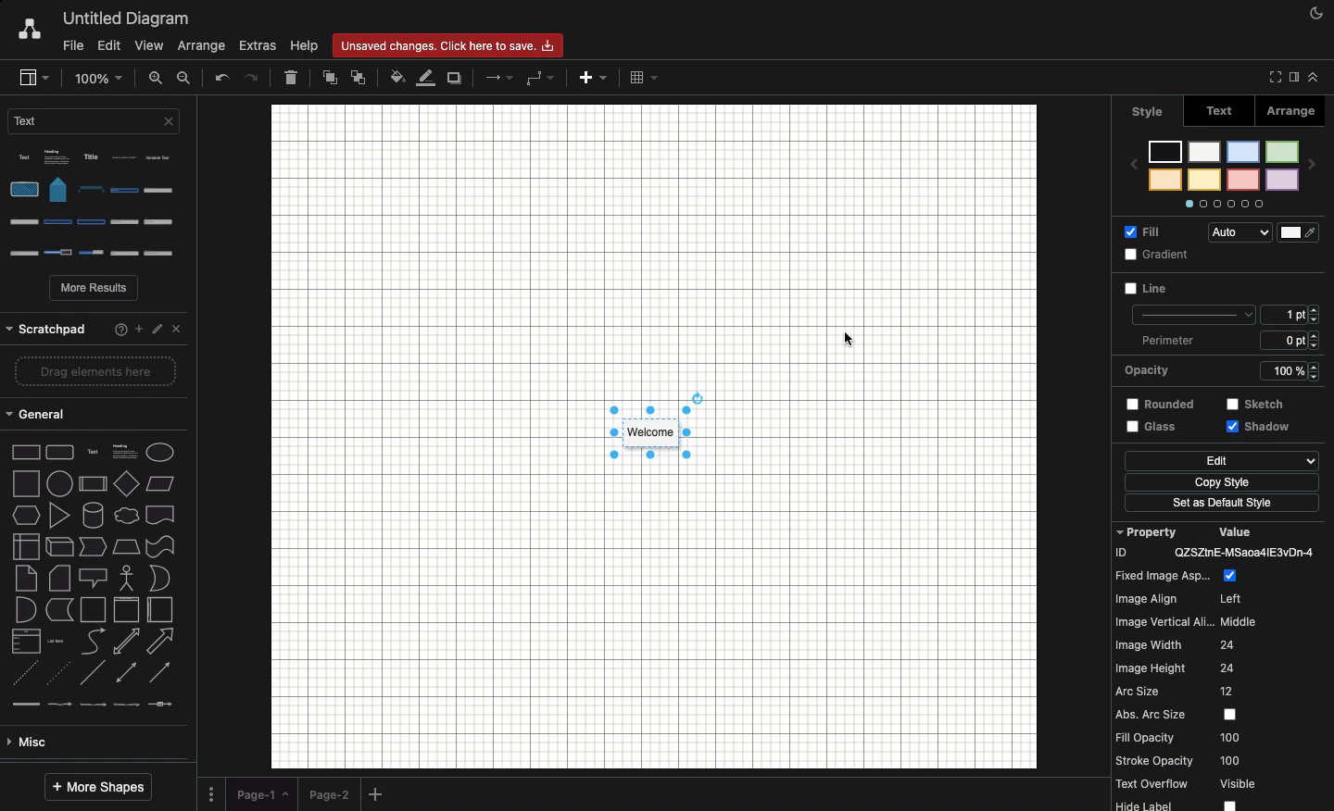 The height and width of the screenshot is (811, 1334). What do you see at coordinates (591, 81) in the screenshot?
I see `Add` at bounding box center [591, 81].